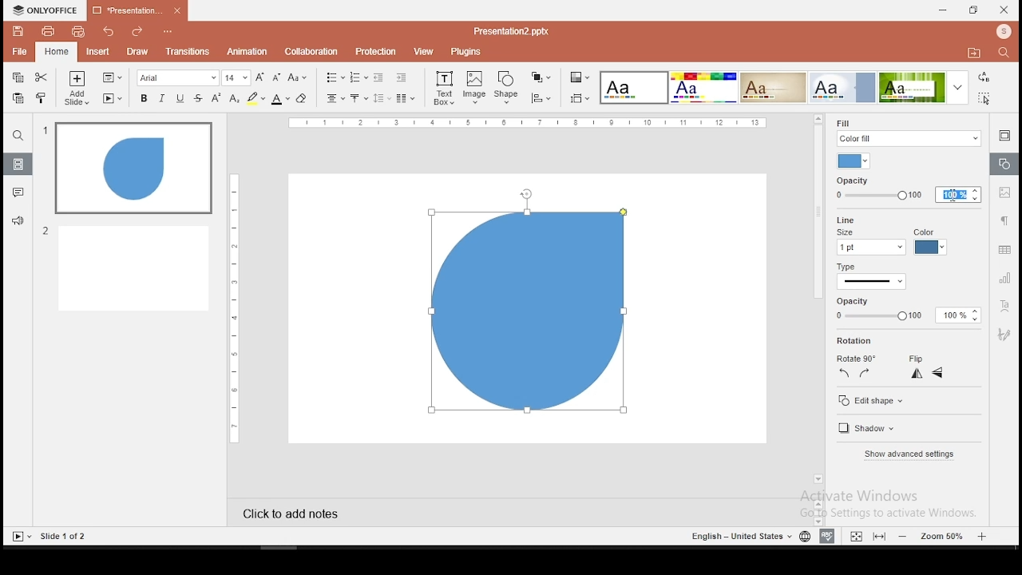  What do you see at coordinates (541, 98) in the screenshot?
I see `align objects` at bounding box center [541, 98].